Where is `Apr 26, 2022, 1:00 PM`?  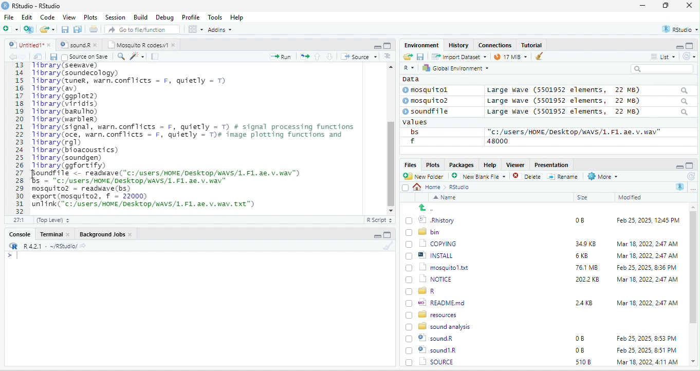
Apr 26, 2022, 1:00 PM is located at coordinates (648, 363).